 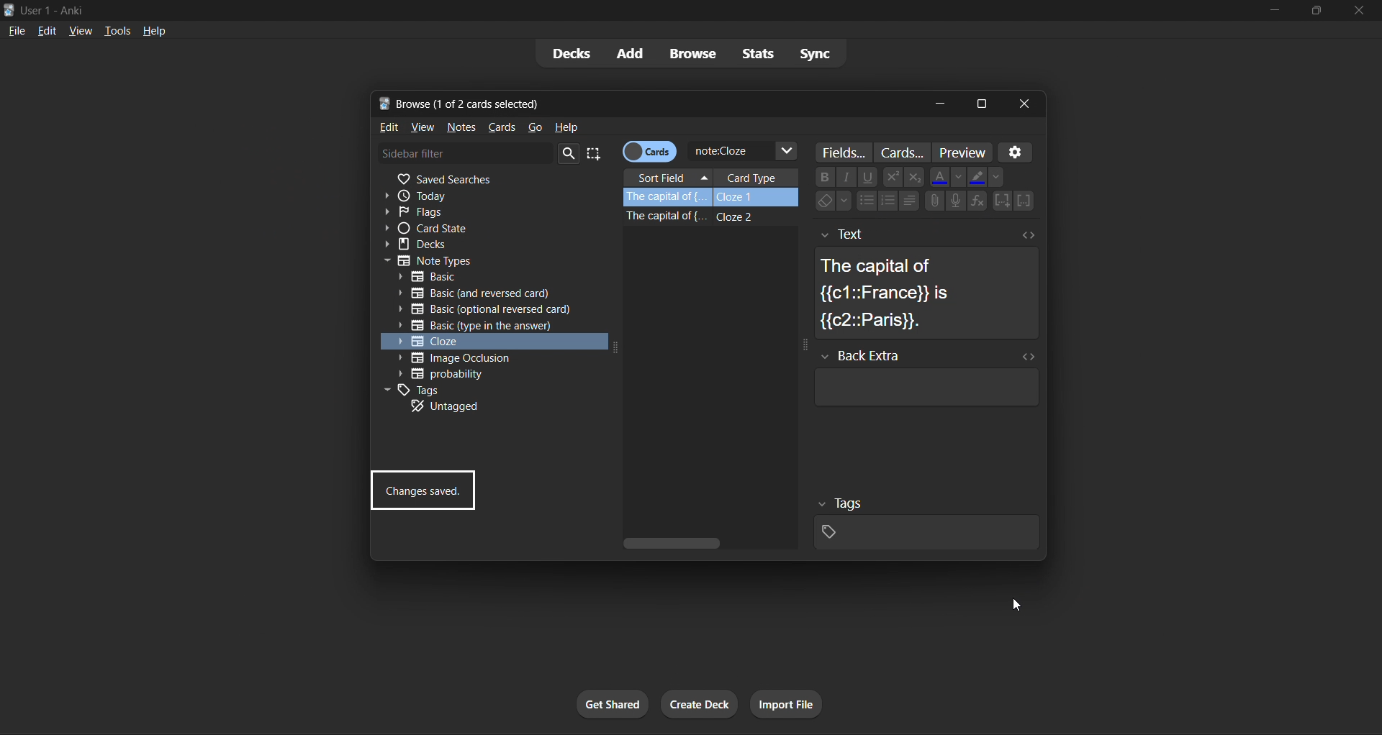 What do you see at coordinates (927, 280) in the screenshot?
I see `selected card text` at bounding box center [927, 280].